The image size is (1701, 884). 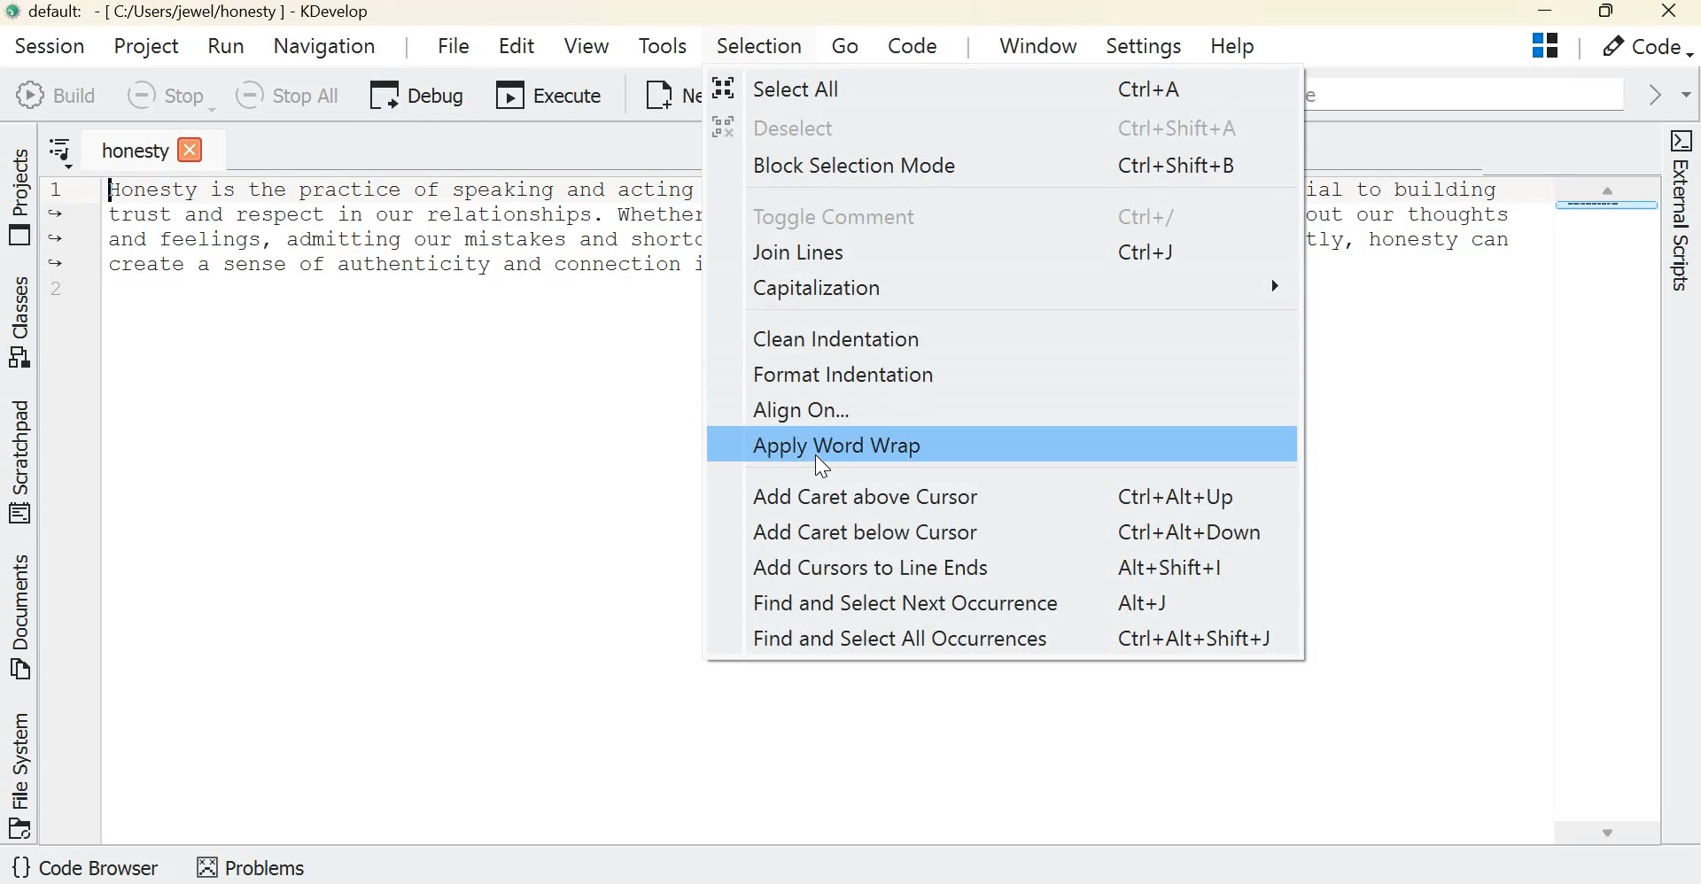 I want to click on honesty, so click(x=151, y=151).